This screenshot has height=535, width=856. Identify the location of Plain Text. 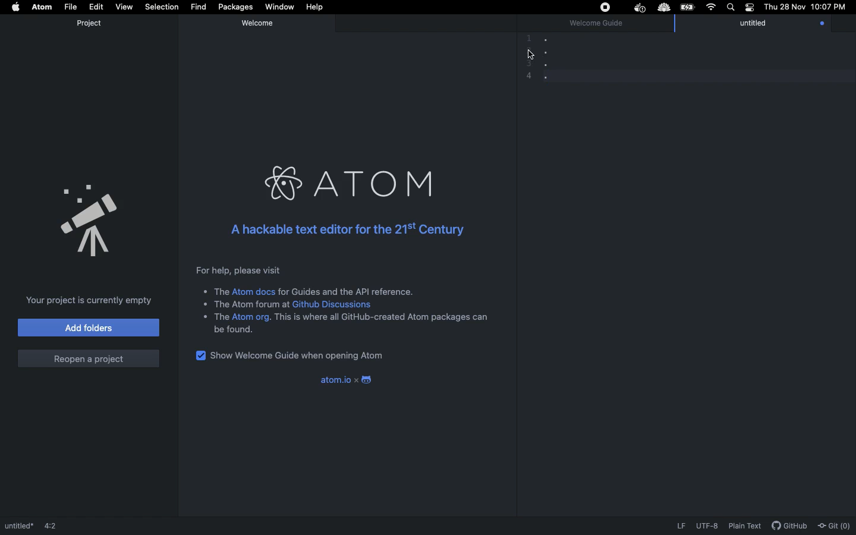
(744, 526).